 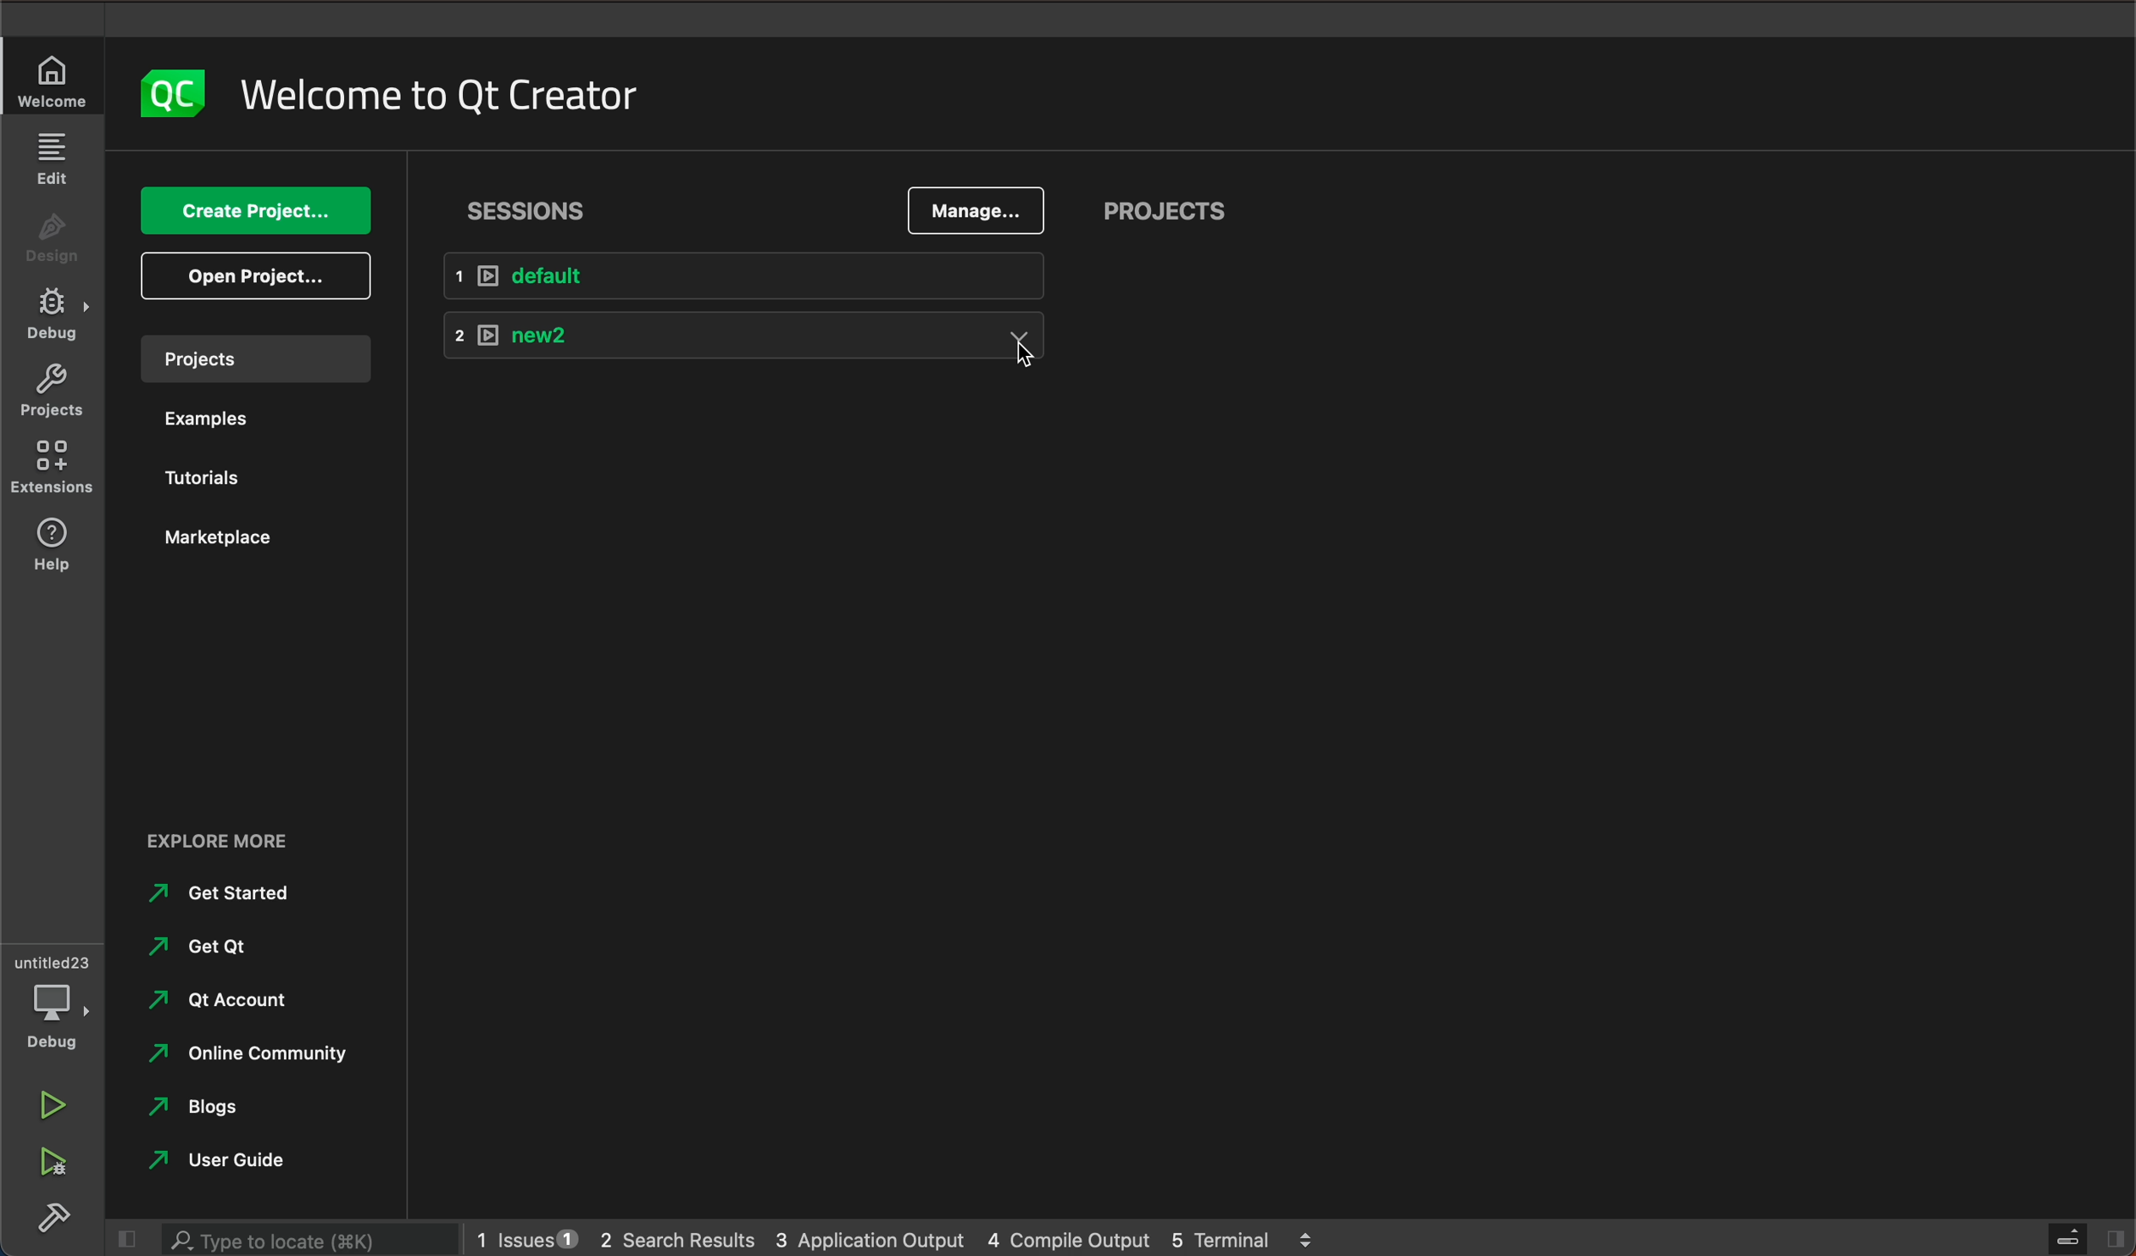 I want to click on projects, so click(x=53, y=392).